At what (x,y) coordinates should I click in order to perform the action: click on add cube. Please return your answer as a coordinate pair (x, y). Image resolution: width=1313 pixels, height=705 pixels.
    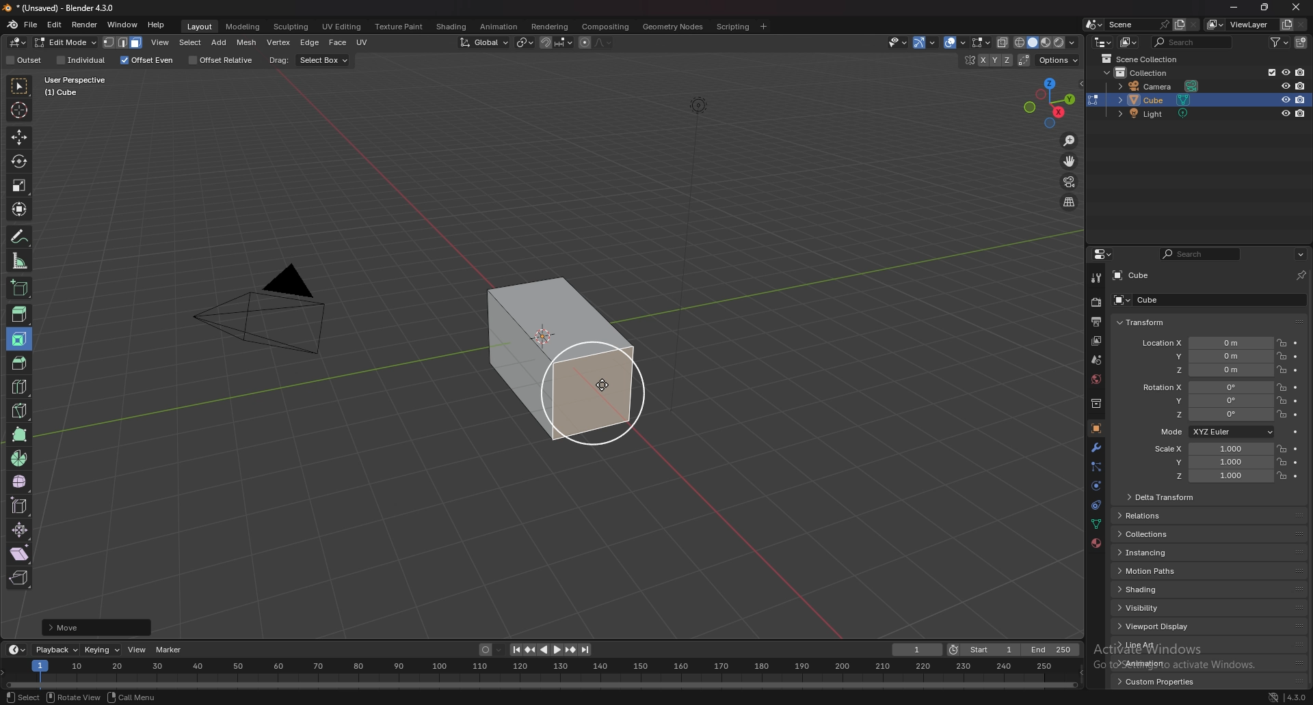
    Looking at the image, I should click on (19, 287).